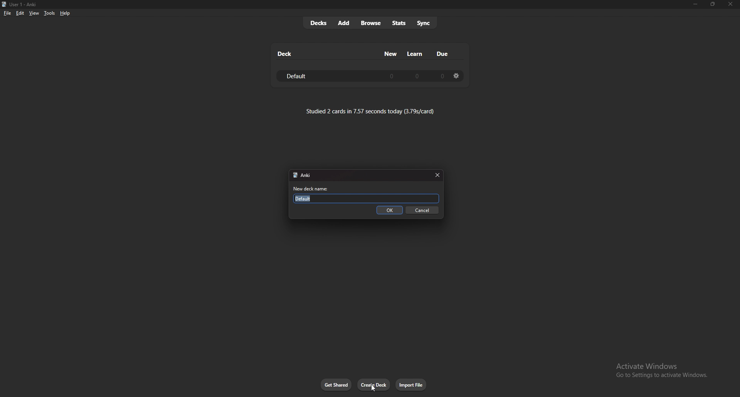 Image resolution: width=740 pixels, height=397 pixels. What do you see at coordinates (7, 13) in the screenshot?
I see `file` at bounding box center [7, 13].